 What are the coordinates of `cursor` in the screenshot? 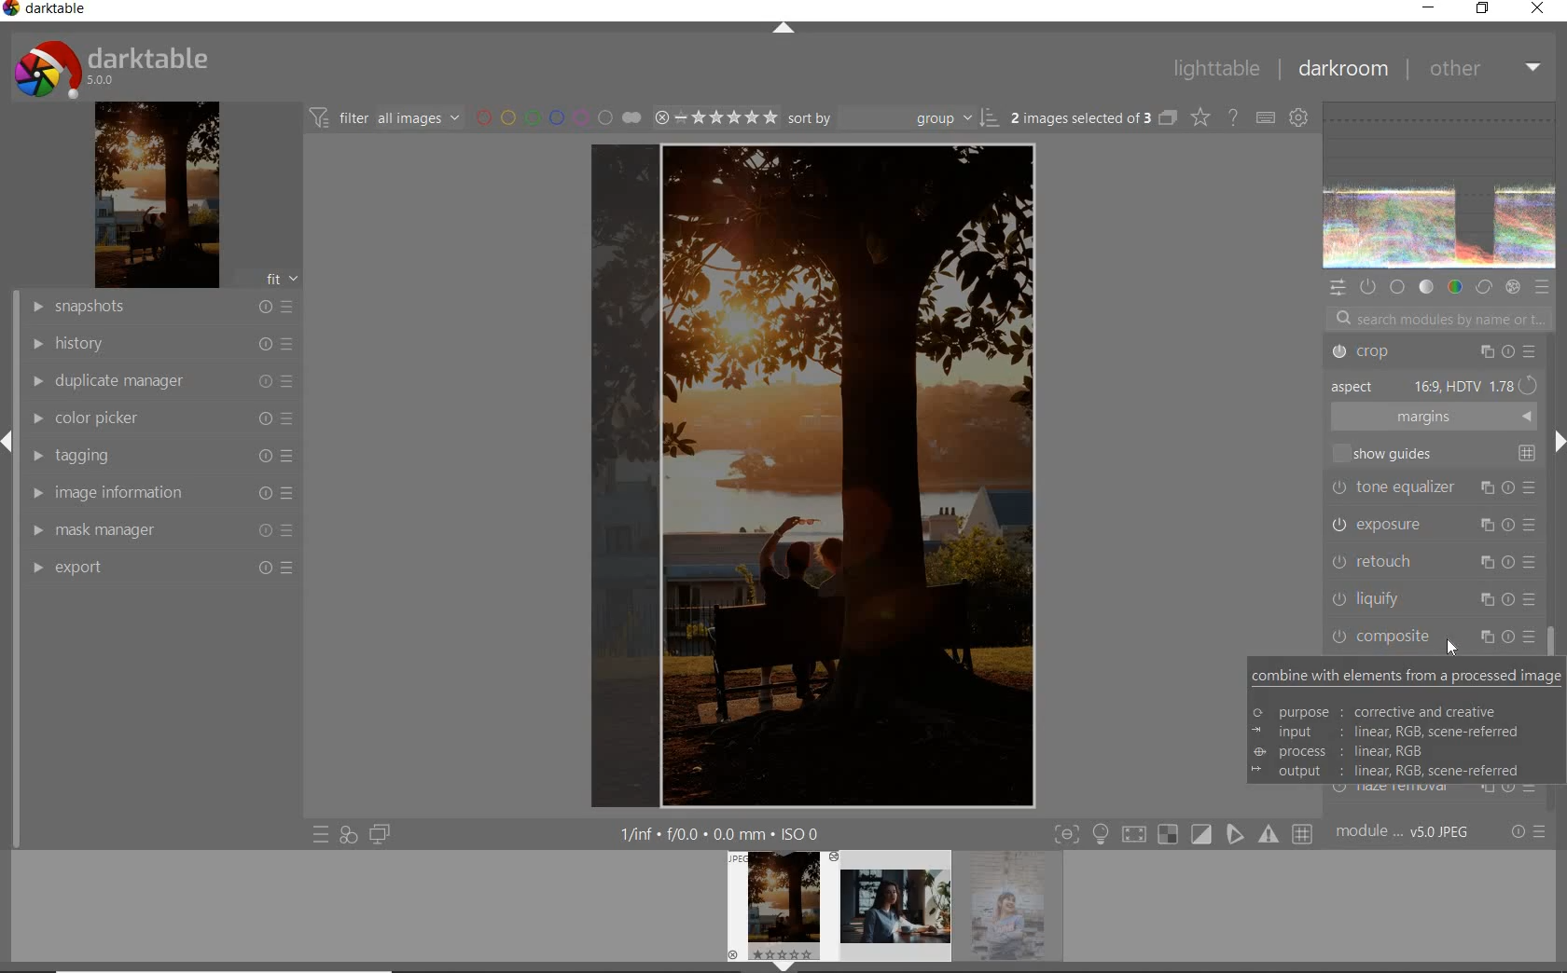 It's located at (1451, 647).